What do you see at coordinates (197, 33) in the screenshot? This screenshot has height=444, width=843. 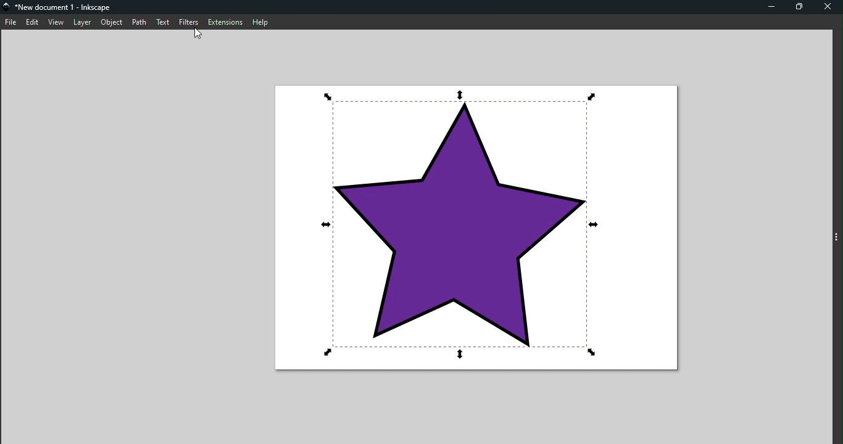 I see `Cursor` at bounding box center [197, 33].